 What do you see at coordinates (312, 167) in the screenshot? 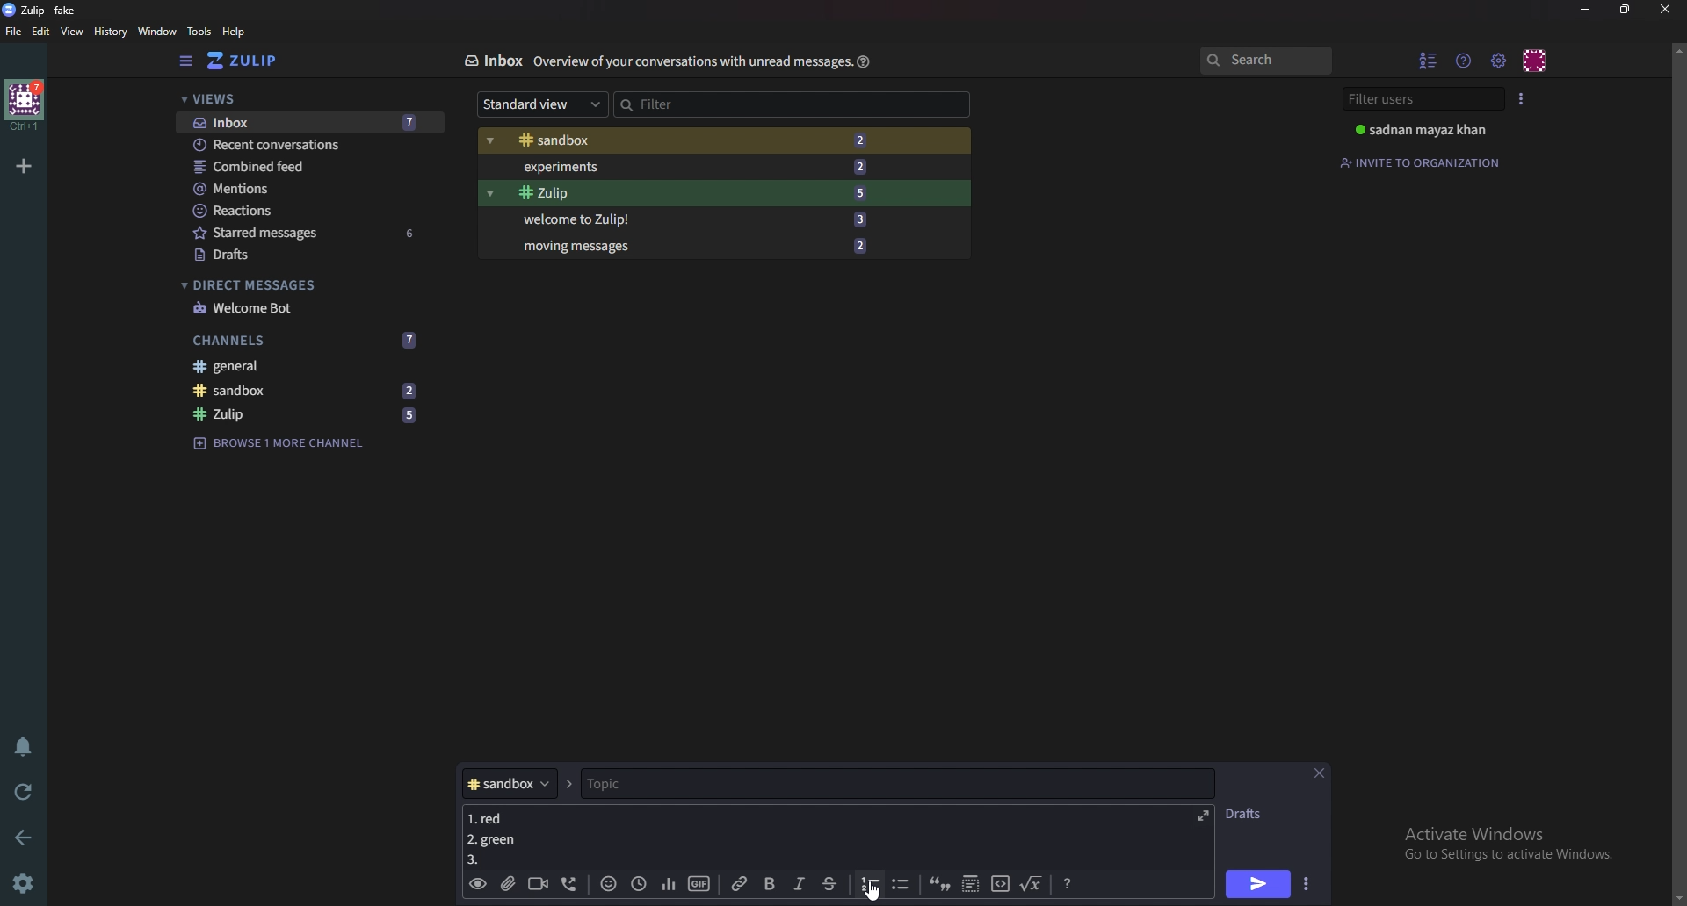
I see `Combine feed` at bounding box center [312, 167].